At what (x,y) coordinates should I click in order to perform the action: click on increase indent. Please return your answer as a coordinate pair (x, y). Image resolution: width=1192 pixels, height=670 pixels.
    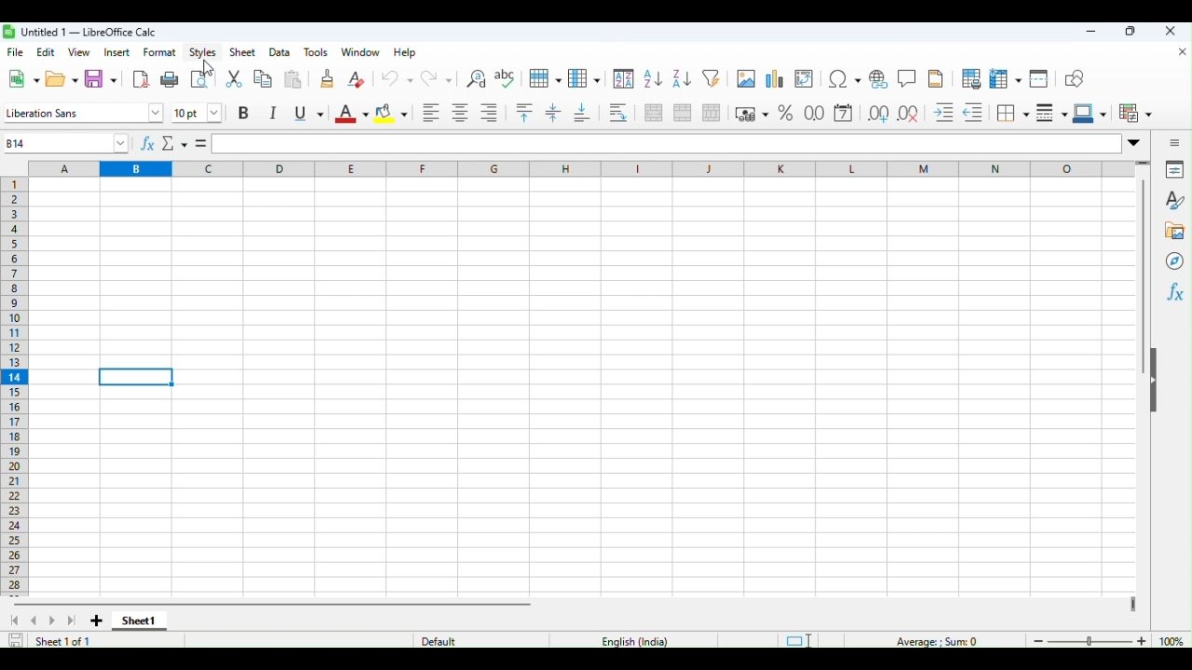
    Looking at the image, I should click on (939, 113).